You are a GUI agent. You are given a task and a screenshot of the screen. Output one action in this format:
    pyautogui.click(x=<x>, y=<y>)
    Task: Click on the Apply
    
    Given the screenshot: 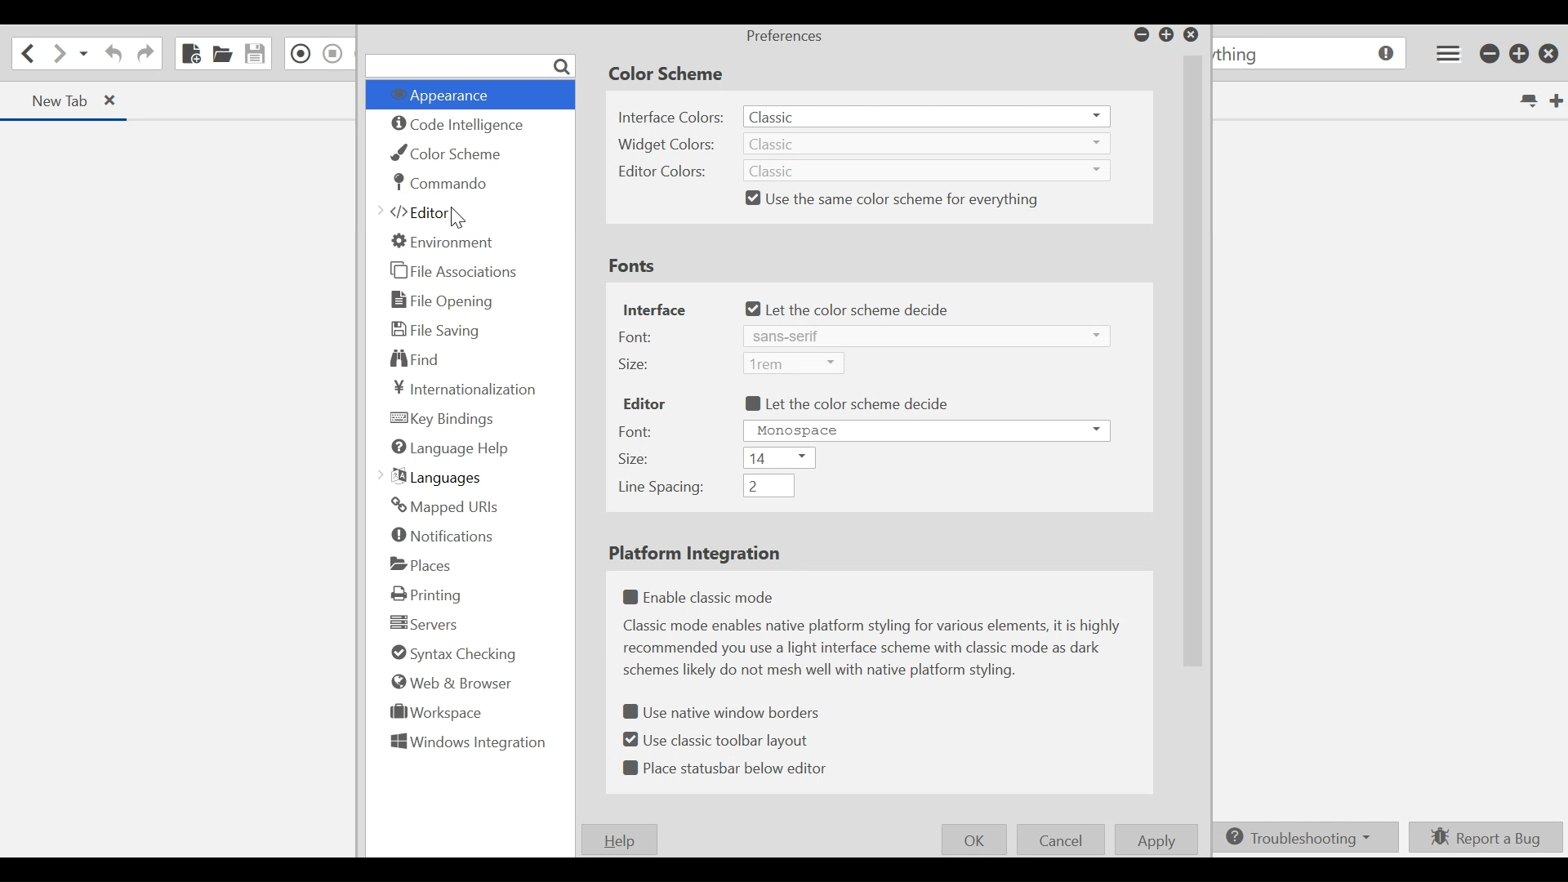 What is the action you would take?
    pyautogui.click(x=1156, y=840)
    